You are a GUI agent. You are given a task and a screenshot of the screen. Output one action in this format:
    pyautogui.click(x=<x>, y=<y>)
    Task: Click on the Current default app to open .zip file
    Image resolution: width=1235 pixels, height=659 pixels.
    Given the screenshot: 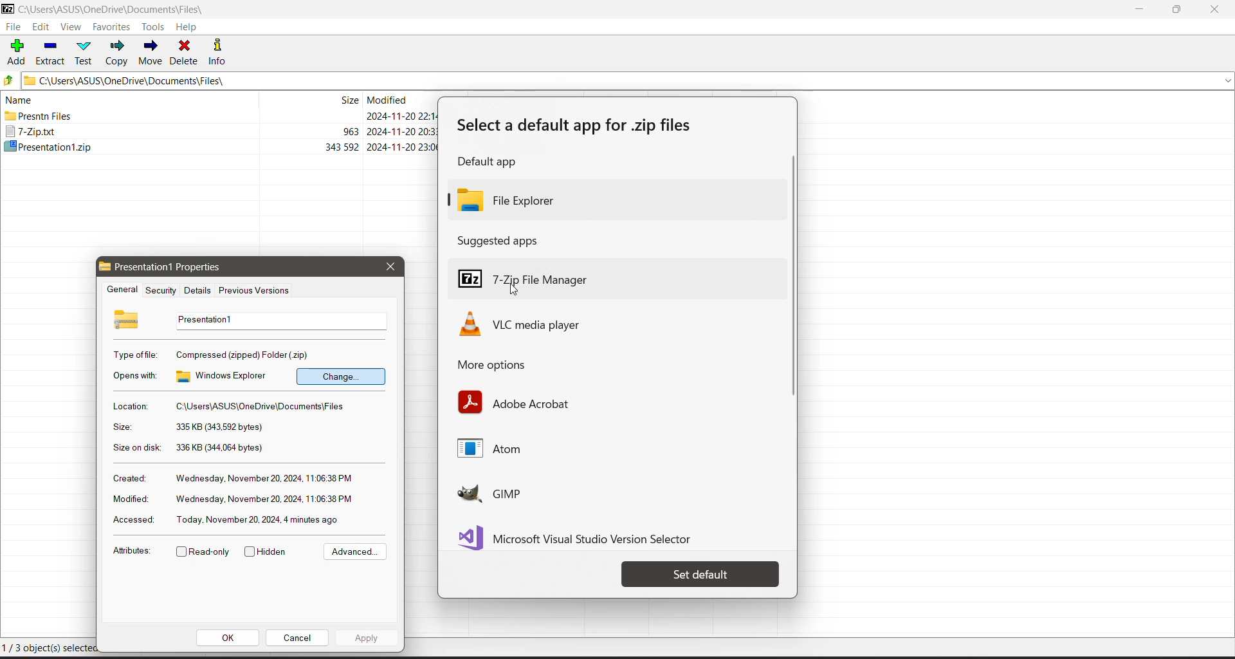 What is the action you would take?
    pyautogui.click(x=614, y=199)
    